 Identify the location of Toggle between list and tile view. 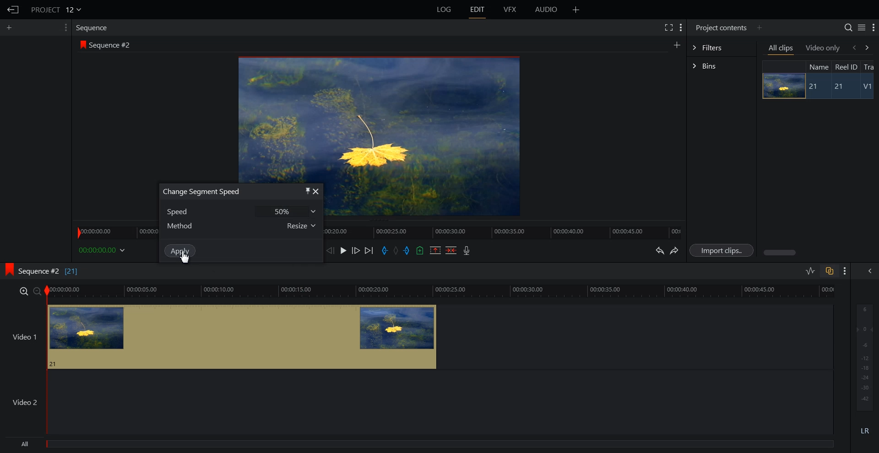
(862, 27).